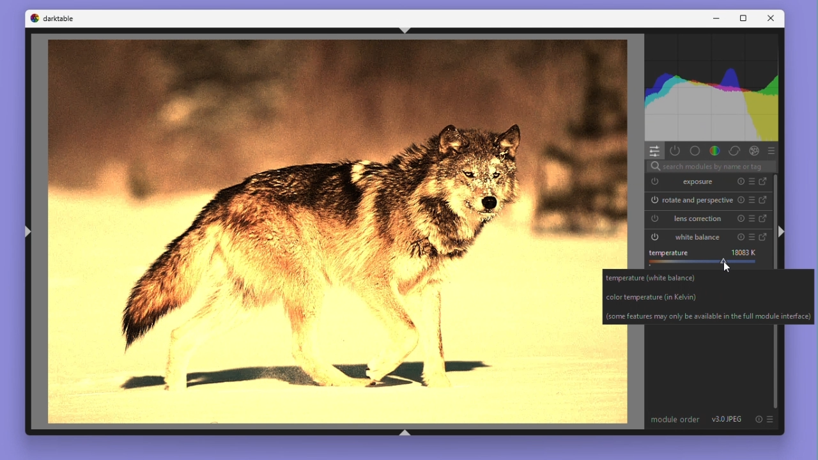  Describe the element at coordinates (753, 182) in the screenshot. I see `Preset` at that location.